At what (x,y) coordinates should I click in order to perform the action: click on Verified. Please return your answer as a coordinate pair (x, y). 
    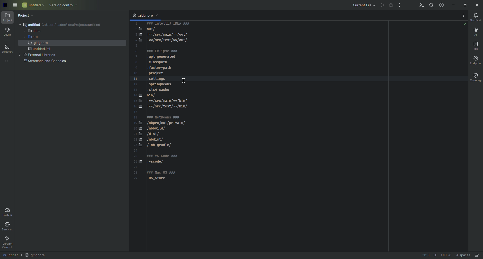
    Looking at the image, I should click on (464, 24).